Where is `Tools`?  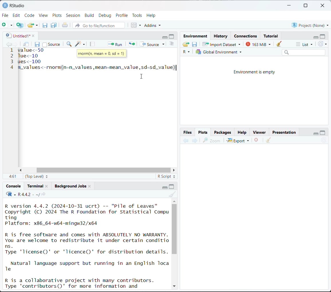
Tools is located at coordinates (137, 15).